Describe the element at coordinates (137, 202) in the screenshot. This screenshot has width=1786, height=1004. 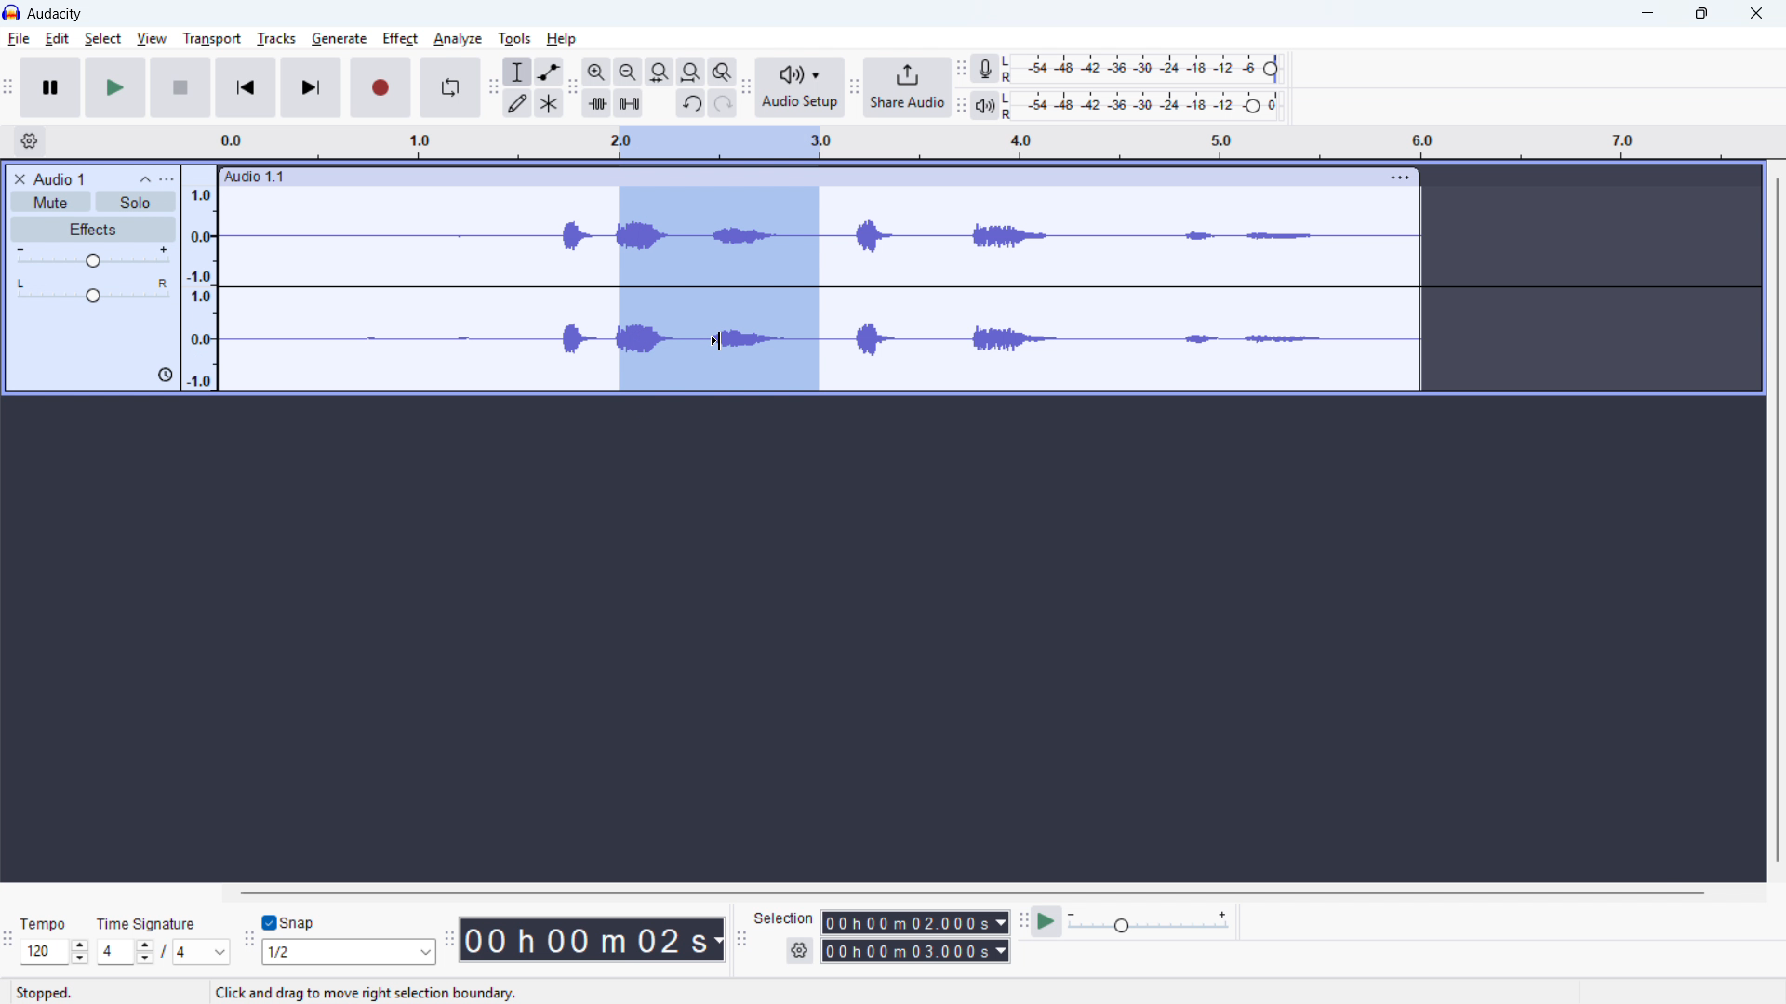
I see `Solo` at that location.